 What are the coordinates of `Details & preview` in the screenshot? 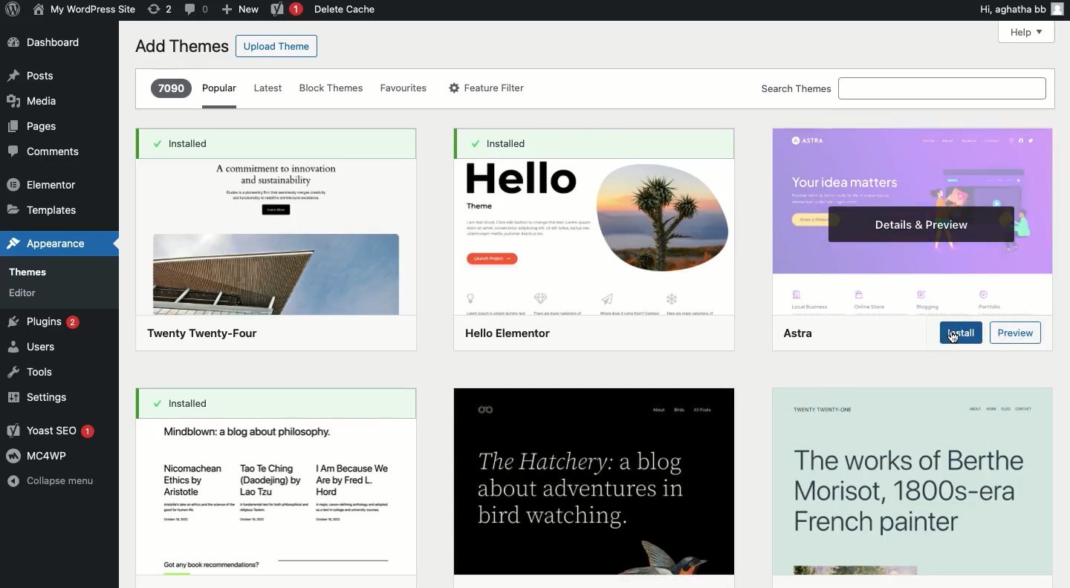 It's located at (921, 225).